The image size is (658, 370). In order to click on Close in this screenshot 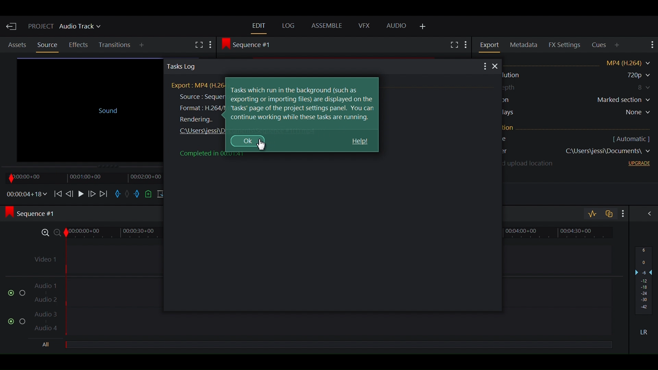, I will do `click(496, 67)`.